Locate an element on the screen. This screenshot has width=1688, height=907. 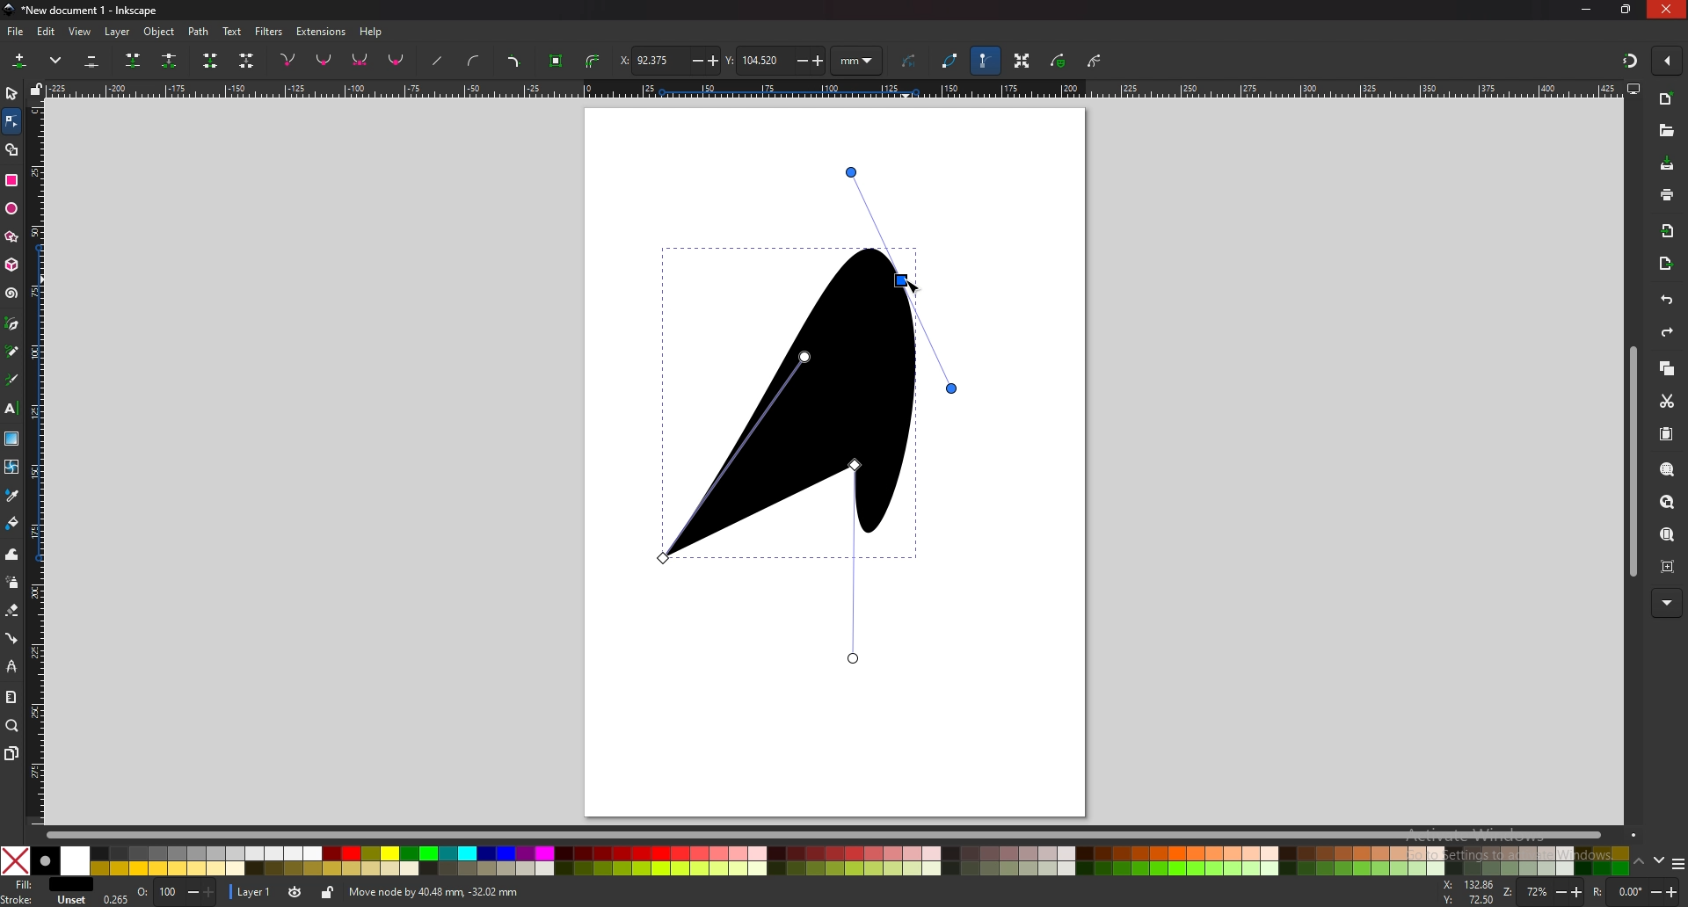
path outline is located at coordinates (949, 59).